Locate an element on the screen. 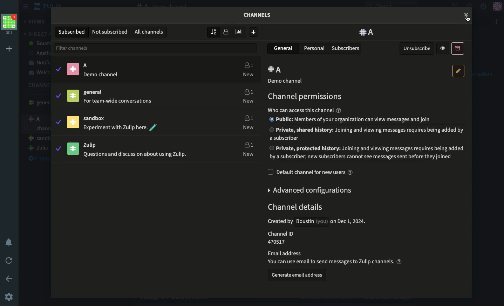 The height and width of the screenshot is (306, 504). Sort by users is located at coordinates (226, 31).